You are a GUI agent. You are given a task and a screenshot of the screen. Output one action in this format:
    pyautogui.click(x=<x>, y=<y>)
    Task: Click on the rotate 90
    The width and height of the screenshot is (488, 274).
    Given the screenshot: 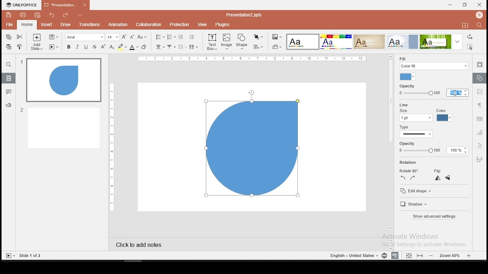 What is the action you would take?
    pyautogui.click(x=408, y=171)
    